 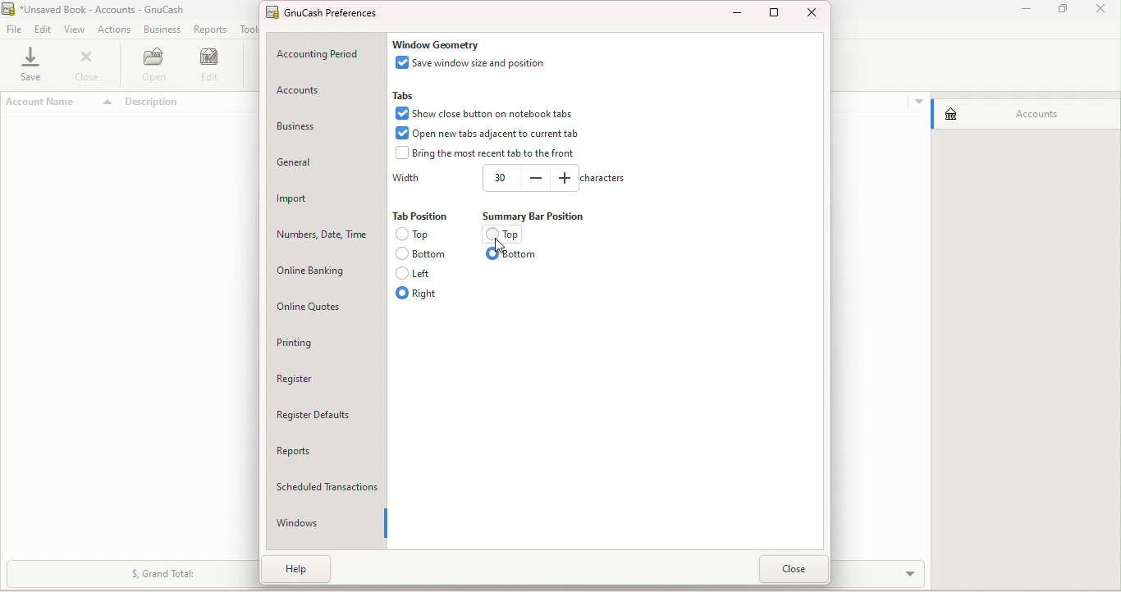 What do you see at coordinates (190, 102) in the screenshot?
I see `Description` at bounding box center [190, 102].